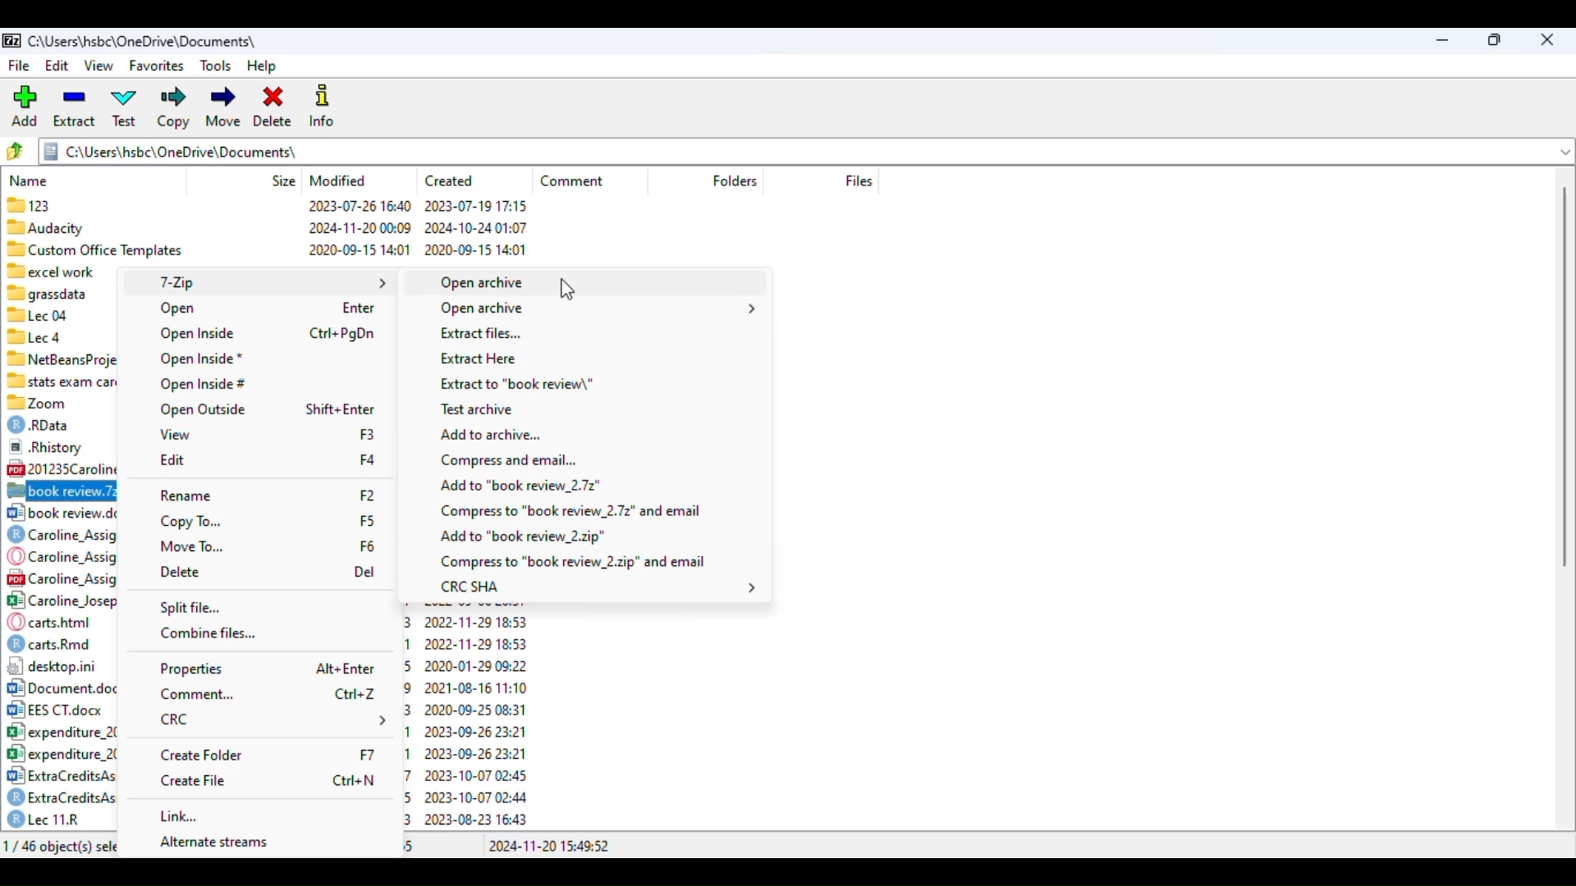 Image resolution: width=1576 pixels, height=886 pixels. Describe the element at coordinates (198, 334) in the screenshot. I see `open inside` at that location.